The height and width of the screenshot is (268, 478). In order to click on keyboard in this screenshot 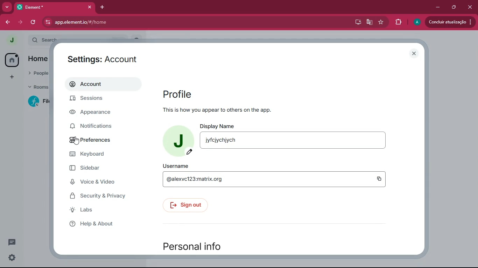, I will do `click(98, 155)`.